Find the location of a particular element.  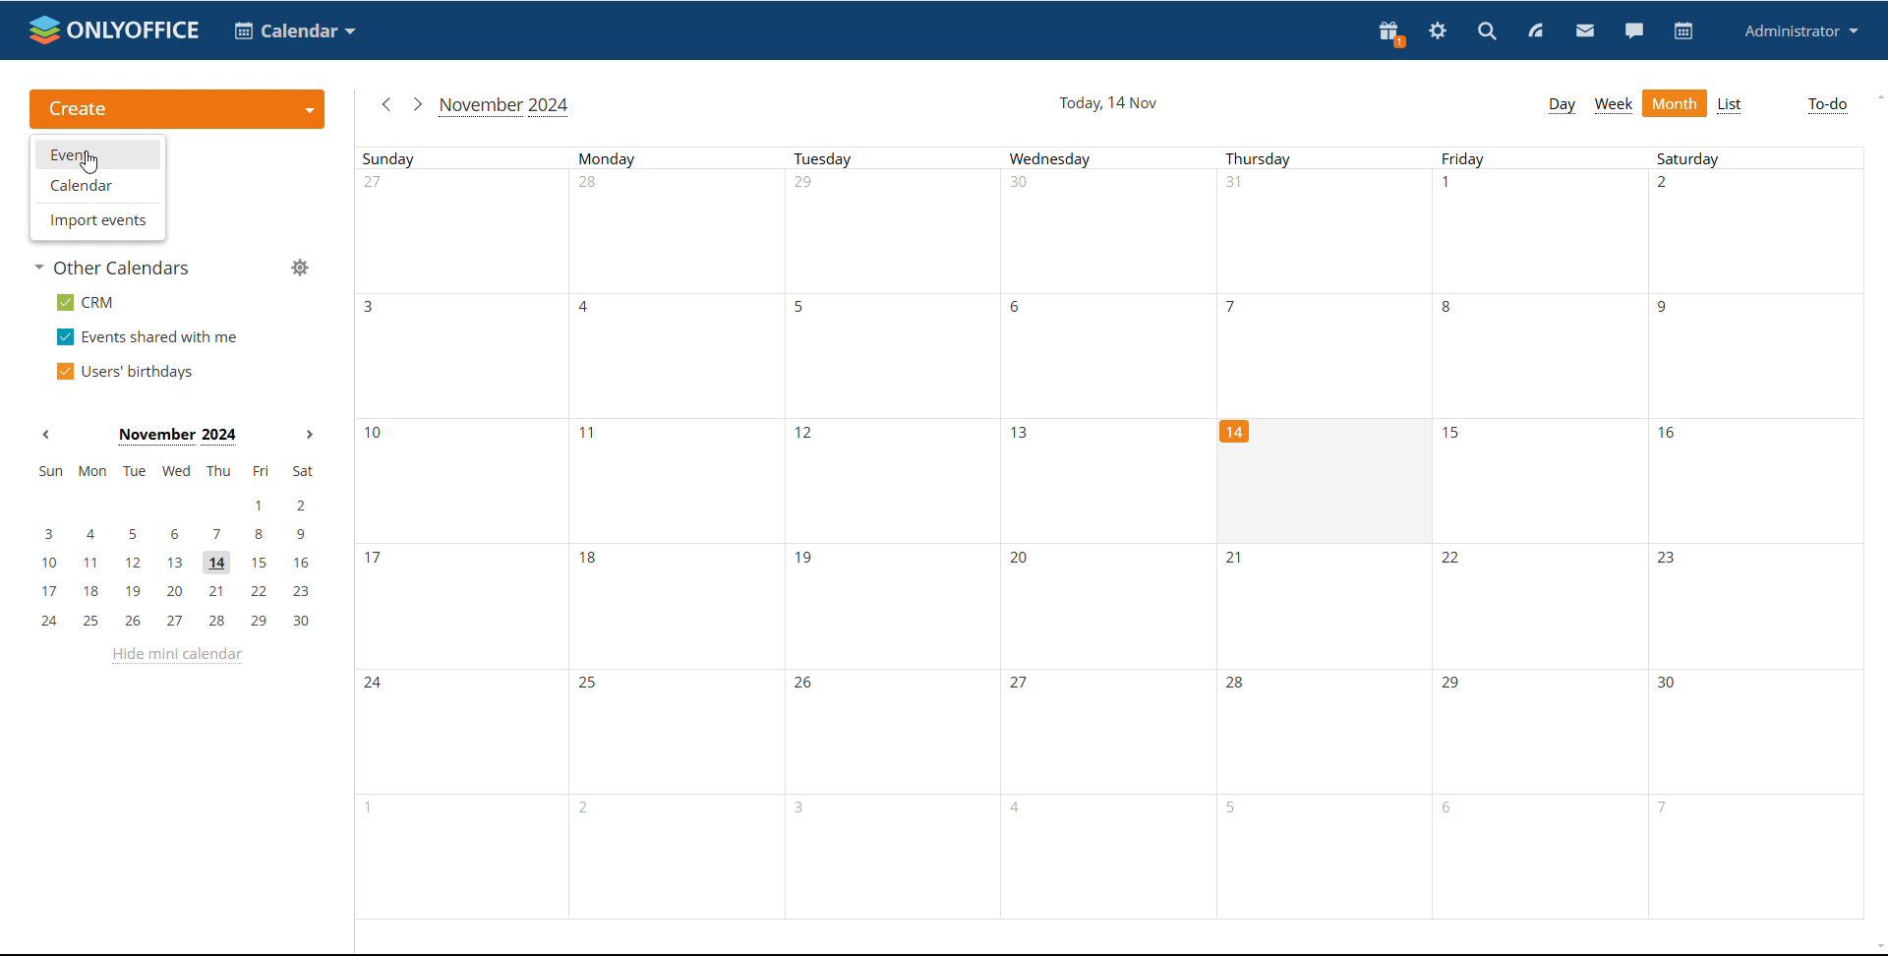

3, 4, 5, 6, 7, 8, 9 is located at coordinates (176, 532).